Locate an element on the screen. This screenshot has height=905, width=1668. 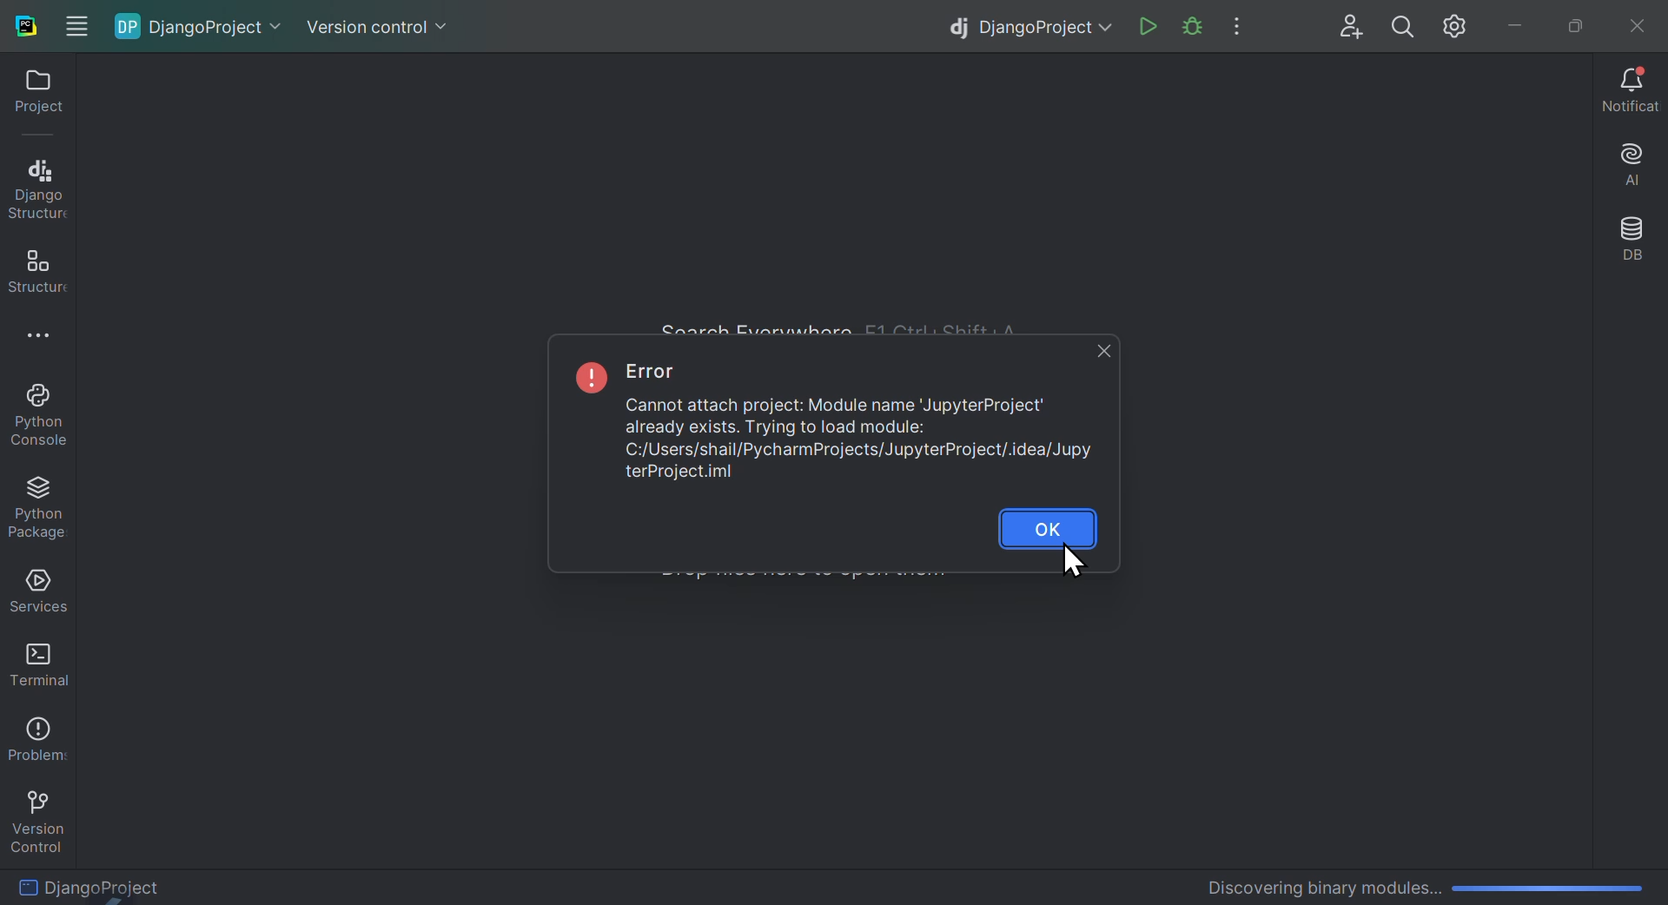
search is located at coordinates (1404, 27).